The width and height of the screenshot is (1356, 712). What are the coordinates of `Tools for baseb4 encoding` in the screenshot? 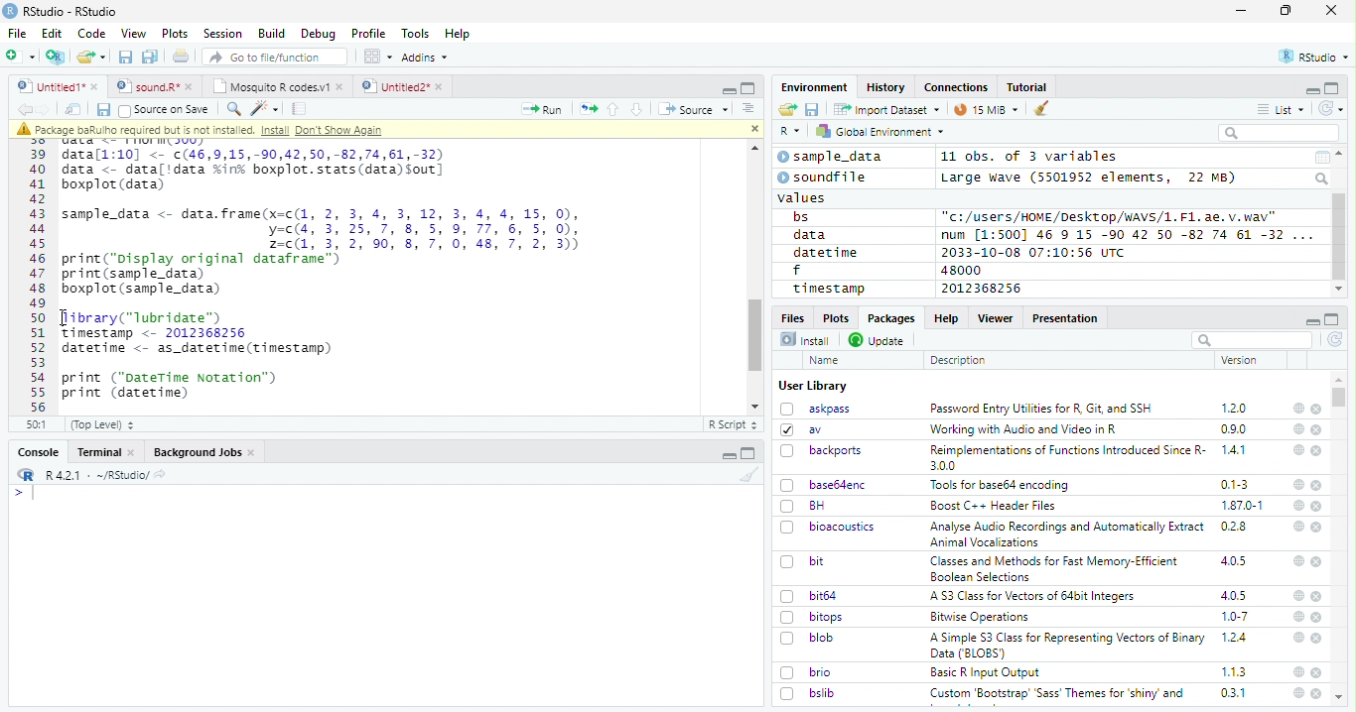 It's located at (1002, 485).